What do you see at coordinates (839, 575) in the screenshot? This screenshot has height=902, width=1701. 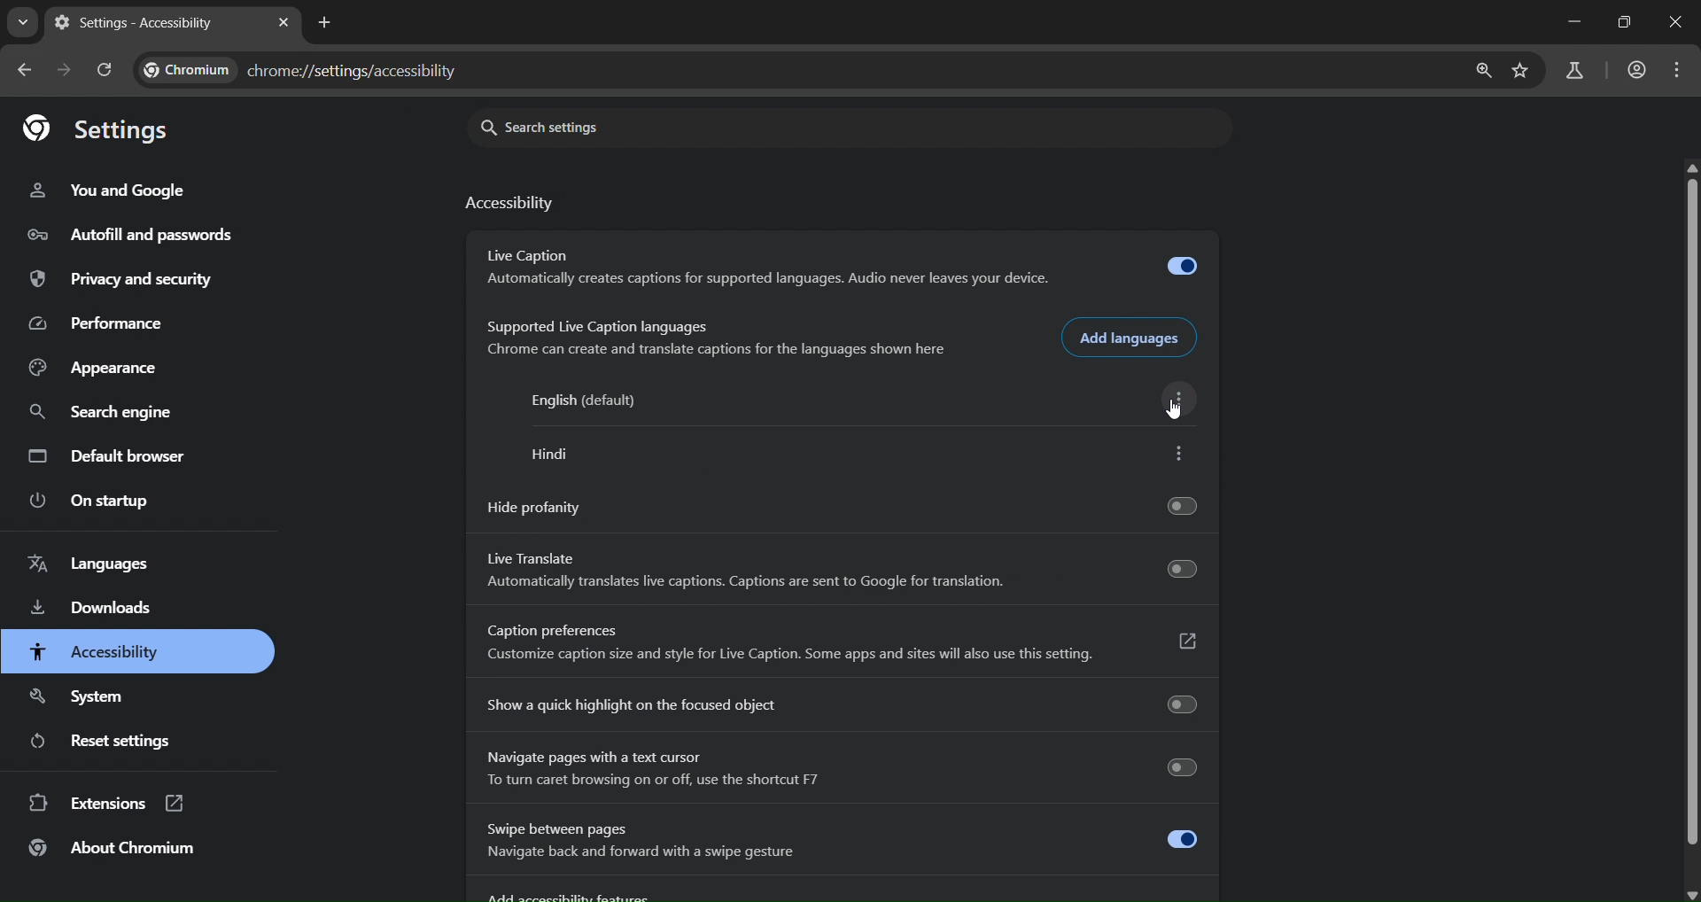 I see `Live Translate
Automatically translates live captions. Captions are sent to Google for translation.` at bounding box center [839, 575].